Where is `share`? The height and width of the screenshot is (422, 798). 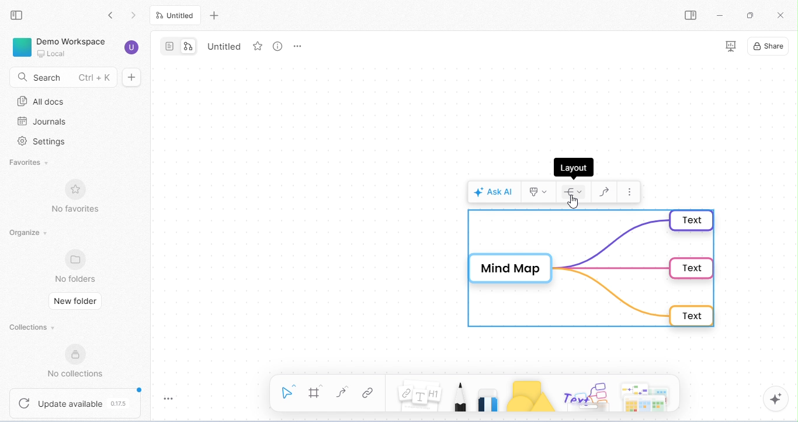 share is located at coordinates (771, 46).